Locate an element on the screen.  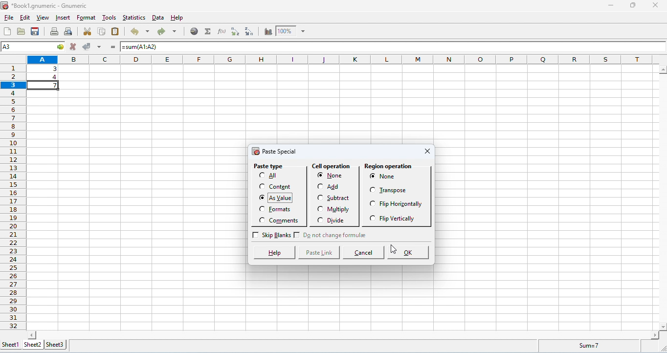
accept multiple is located at coordinates (100, 47).